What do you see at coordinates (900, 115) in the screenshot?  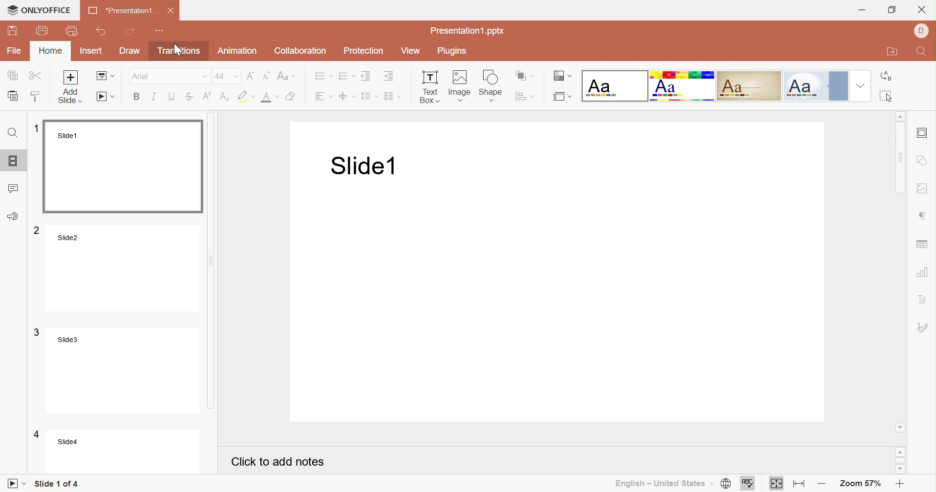 I see `Scroll up` at bounding box center [900, 115].